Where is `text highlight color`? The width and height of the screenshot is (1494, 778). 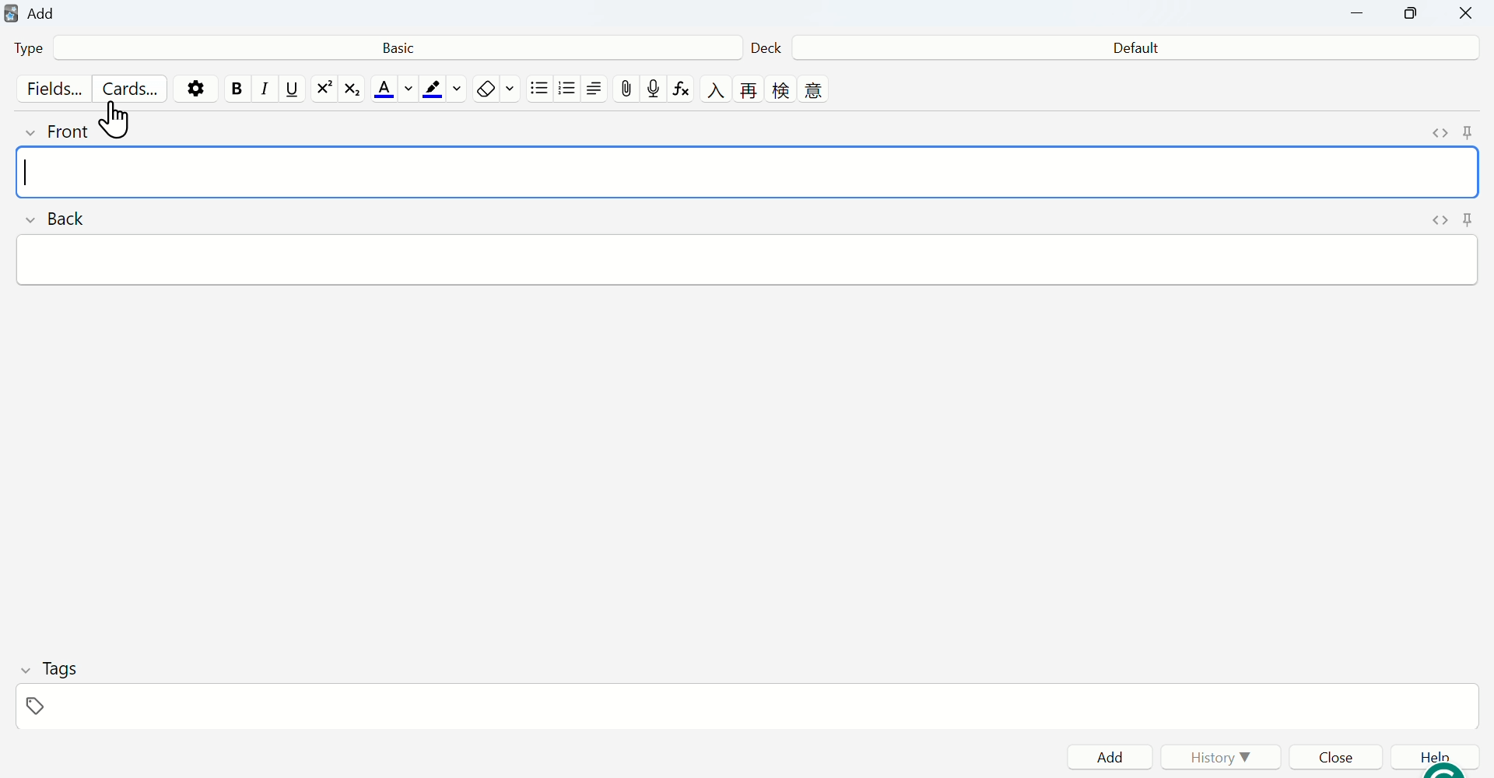
text highlight color is located at coordinates (433, 89).